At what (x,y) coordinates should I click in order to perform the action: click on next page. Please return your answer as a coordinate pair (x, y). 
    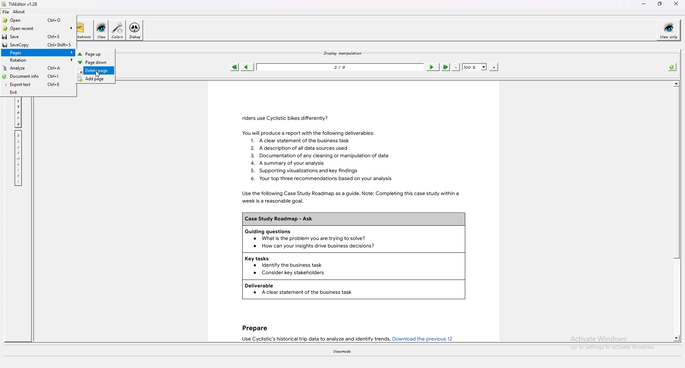
    Looking at the image, I should click on (432, 67).